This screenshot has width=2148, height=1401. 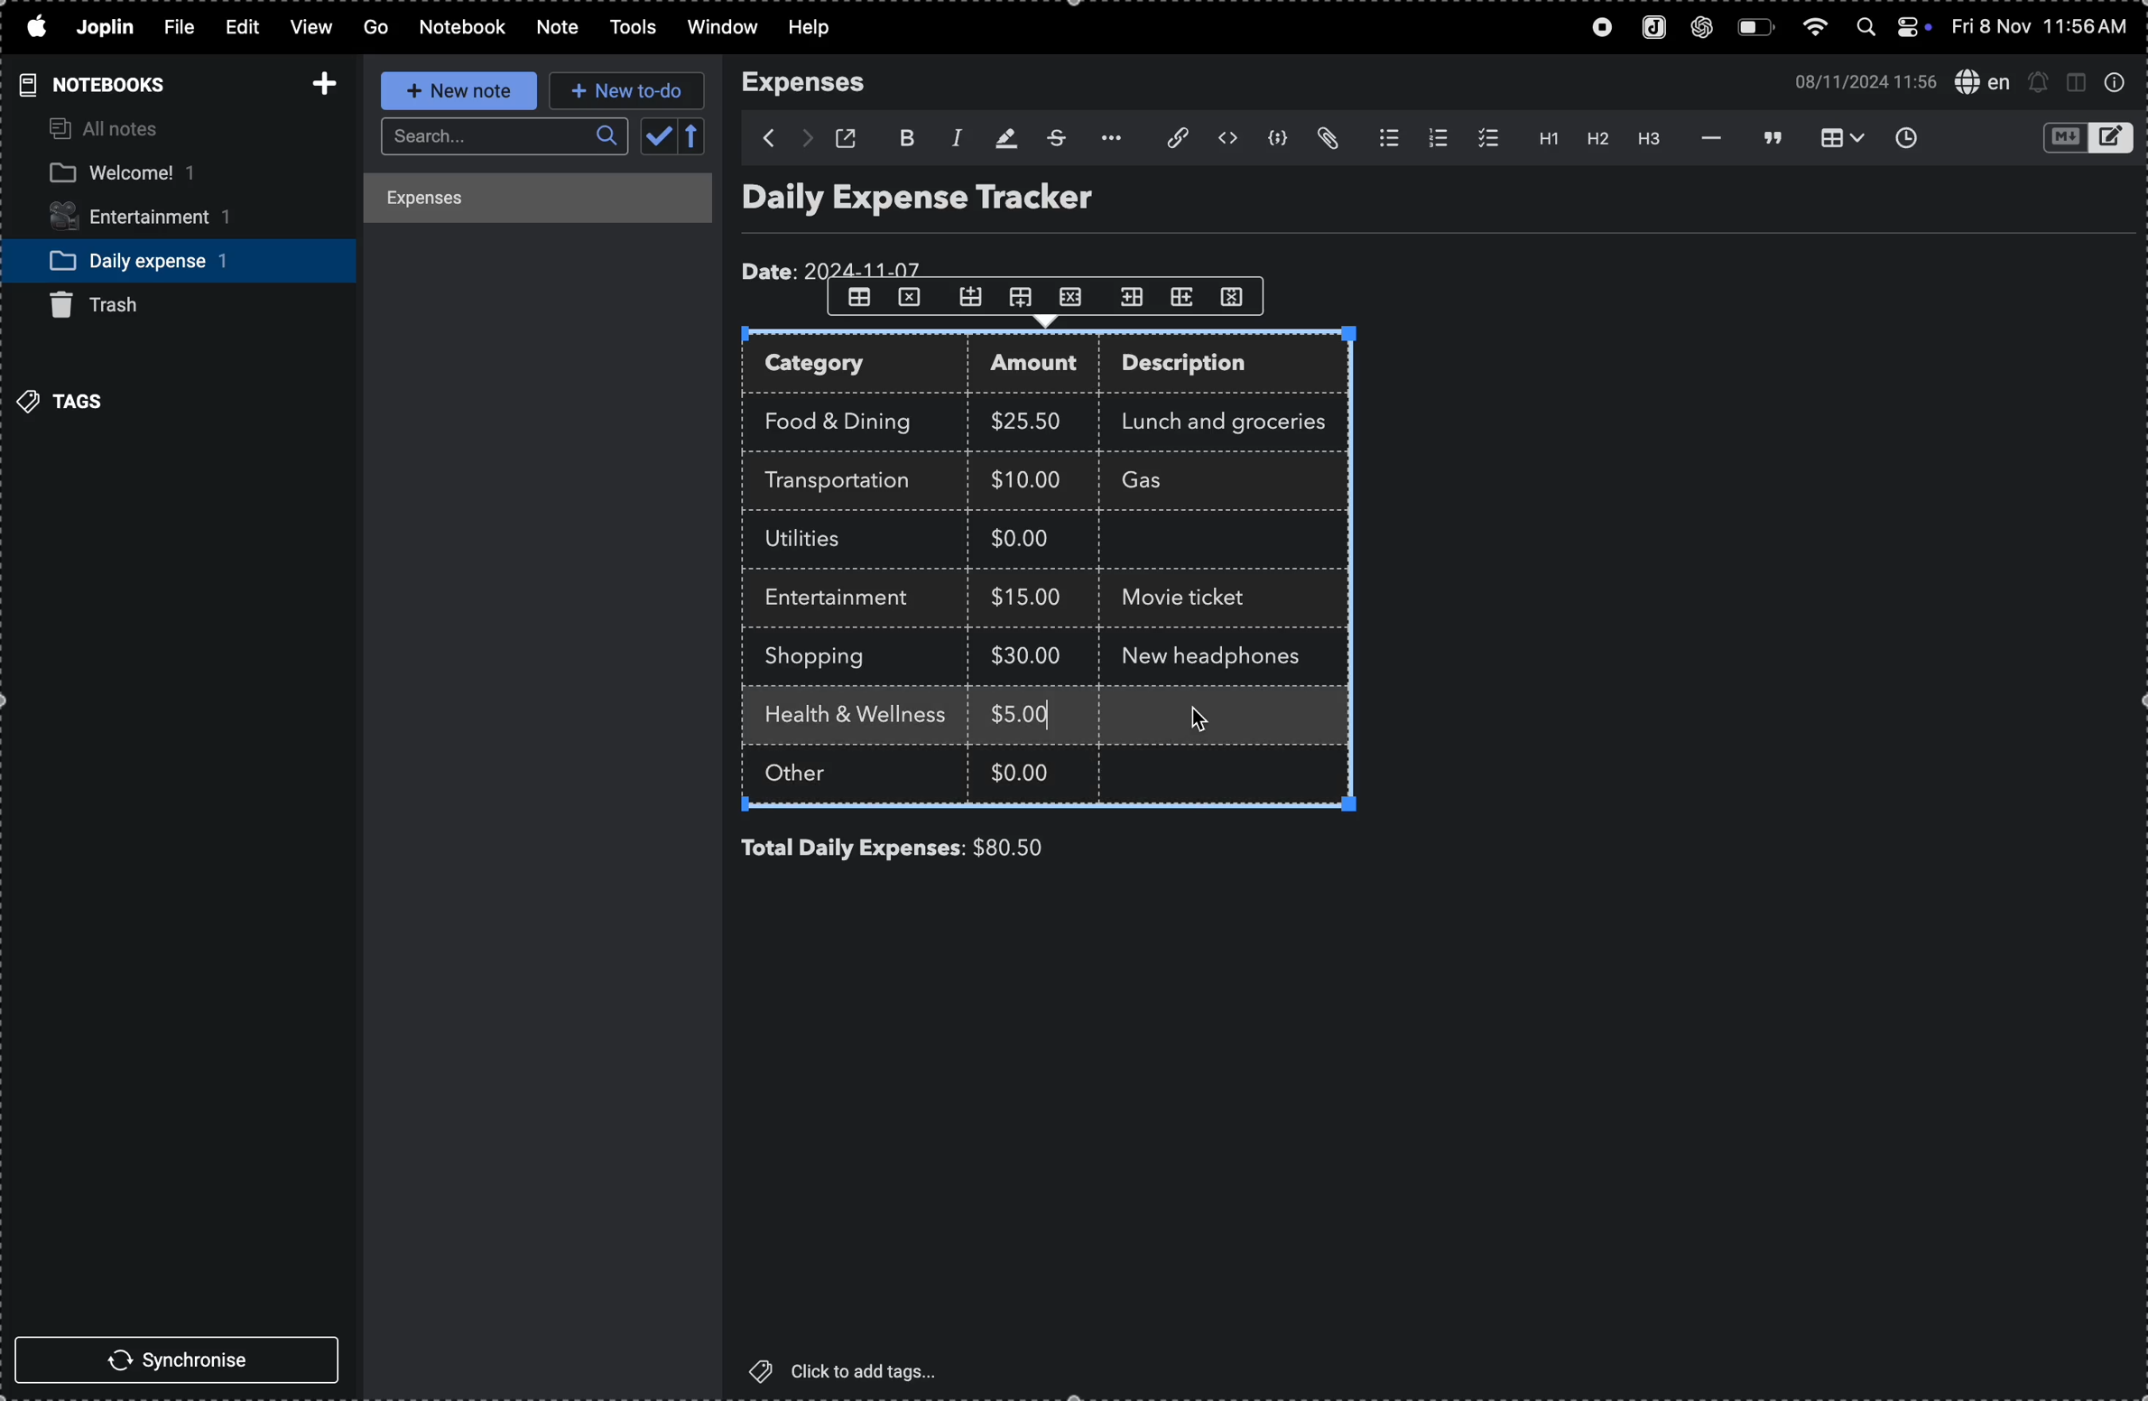 What do you see at coordinates (1703, 29) in the screenshot?
I see `chatgpt` at bounding box center [1703, 29].